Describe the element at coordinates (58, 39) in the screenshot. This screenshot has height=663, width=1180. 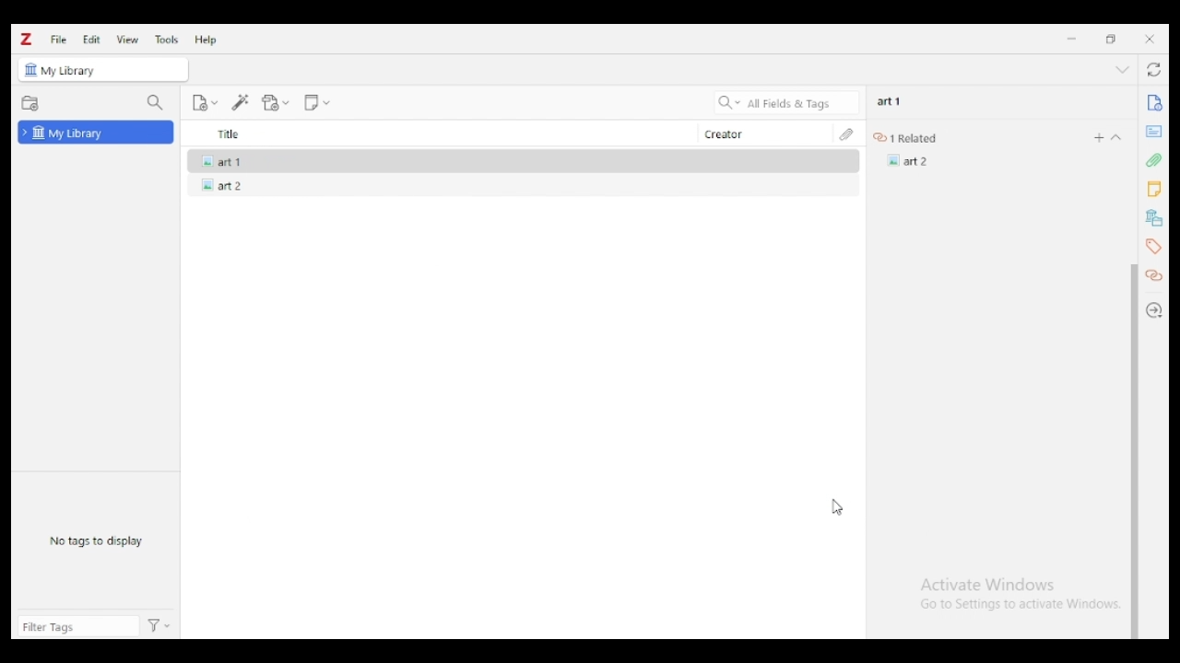
I see `file` at that location.